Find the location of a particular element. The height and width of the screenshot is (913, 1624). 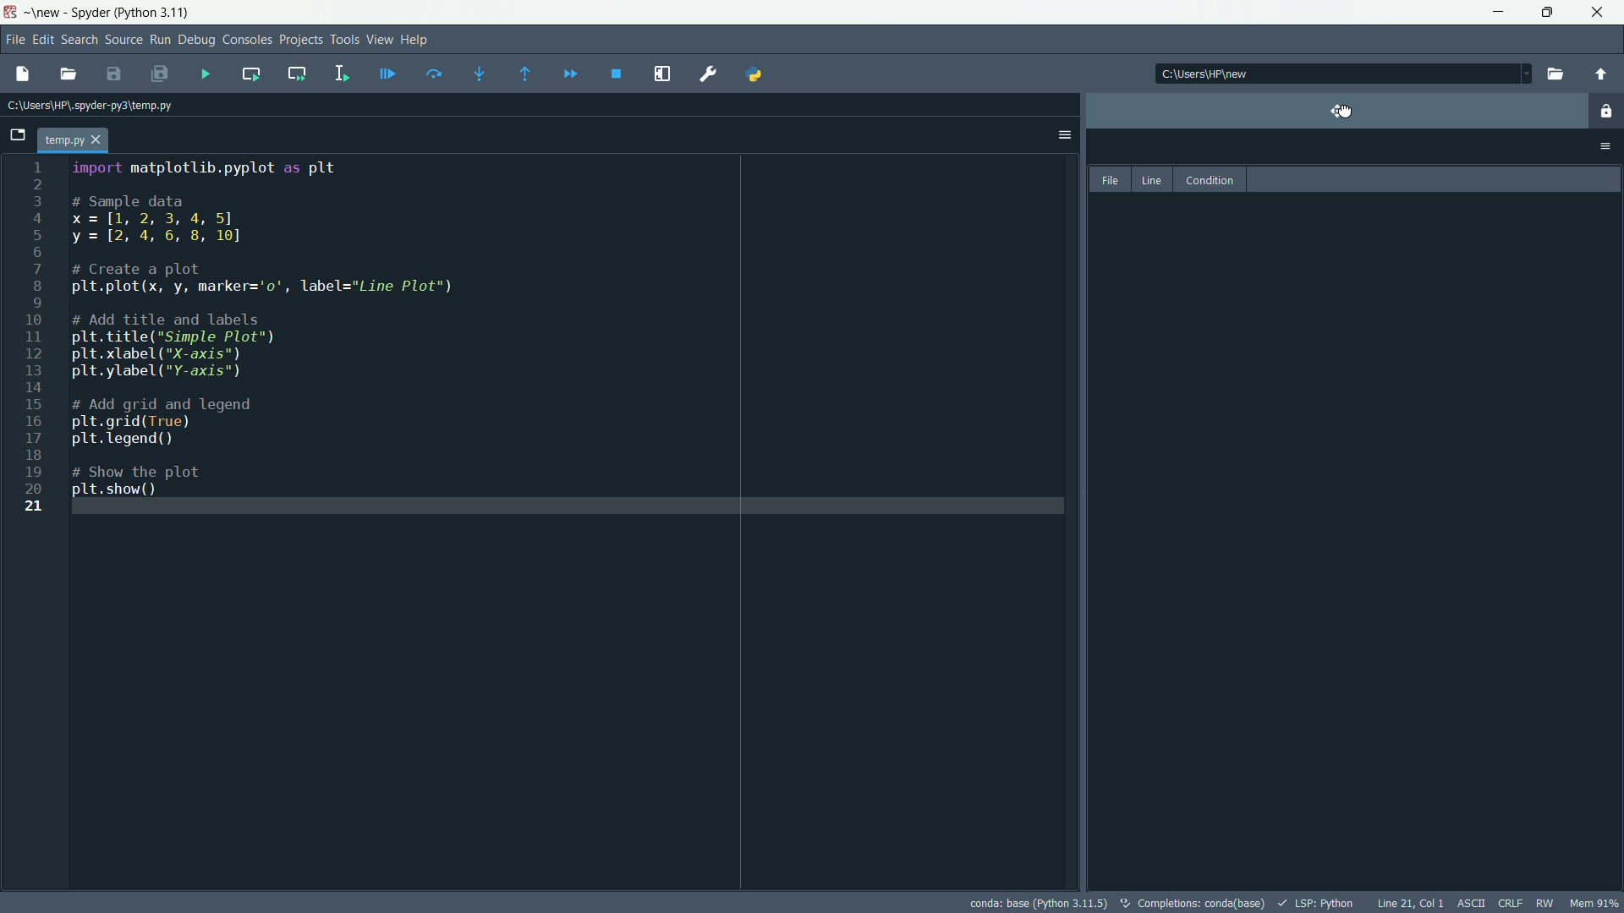

run current cell and go to next one is located at coordinates (294, 72).